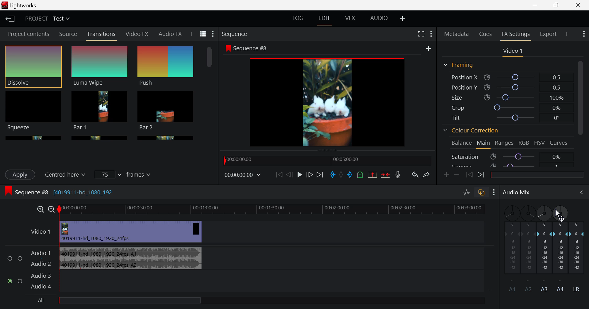  I want to click on Timeline Track, so click(278, 209).